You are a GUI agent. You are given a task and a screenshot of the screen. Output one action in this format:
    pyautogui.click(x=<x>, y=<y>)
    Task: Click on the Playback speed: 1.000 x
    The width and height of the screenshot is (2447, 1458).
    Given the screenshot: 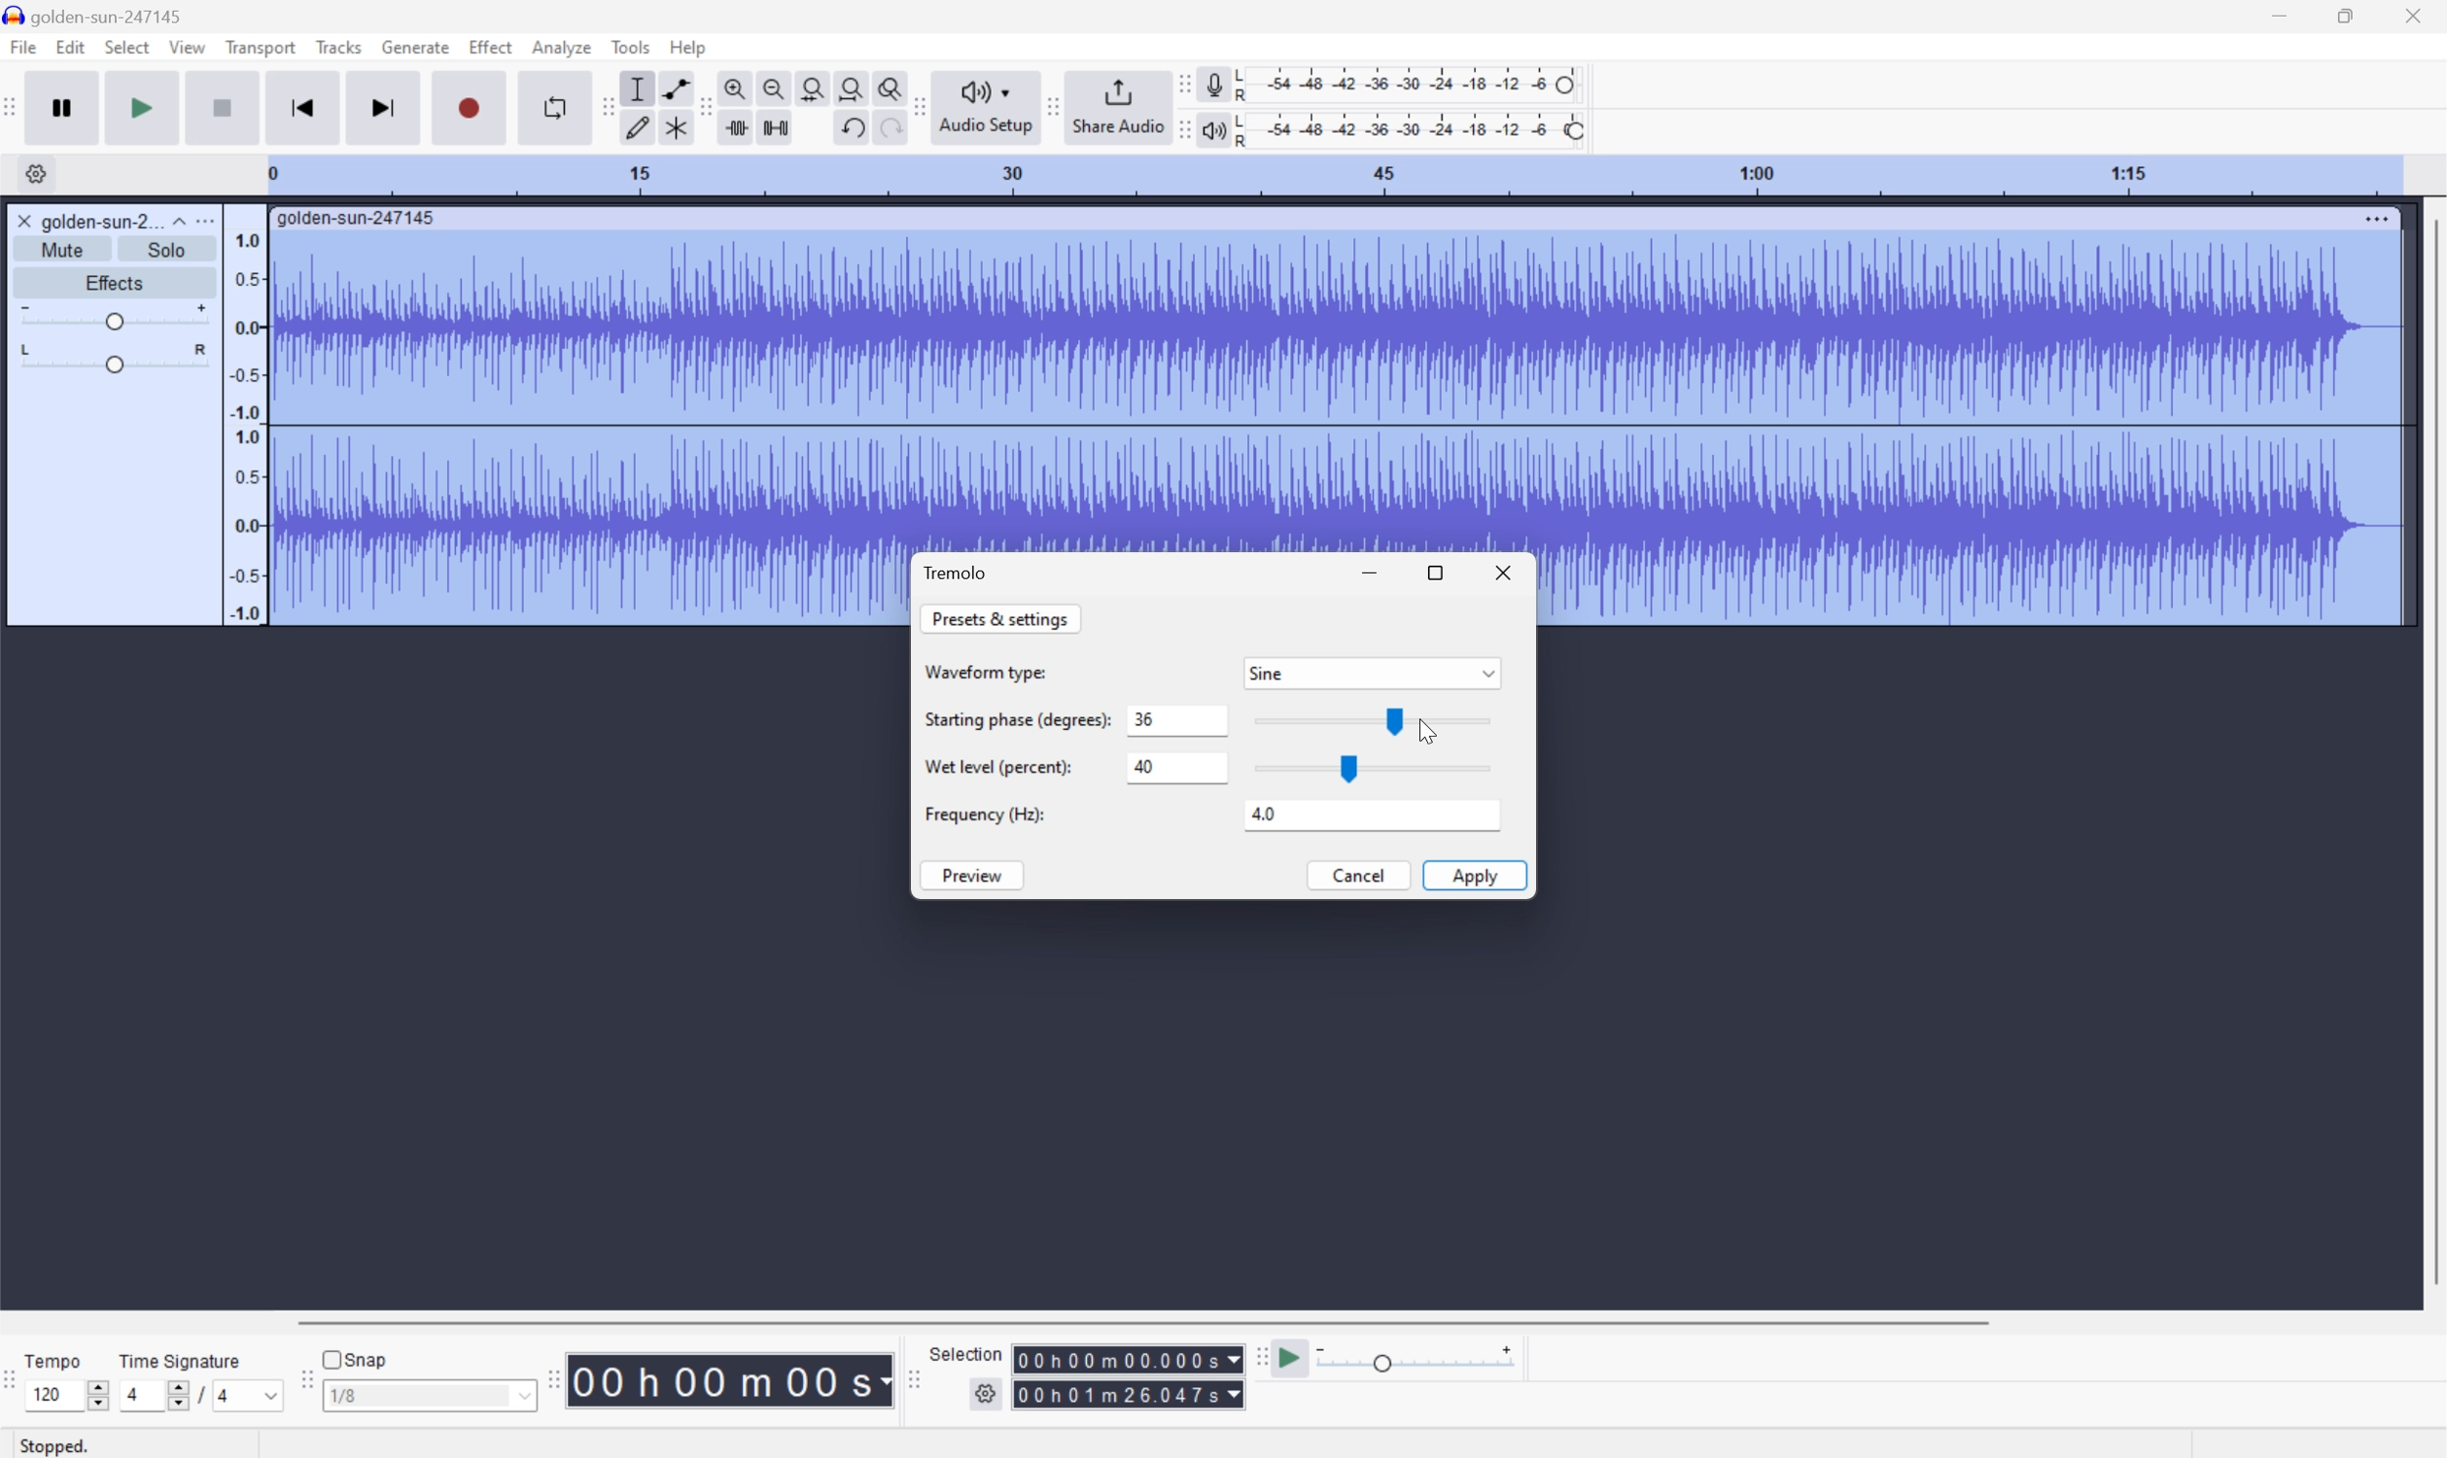 What is the action you would take?
    pyautogui.click(x=1419, y=1356)
    